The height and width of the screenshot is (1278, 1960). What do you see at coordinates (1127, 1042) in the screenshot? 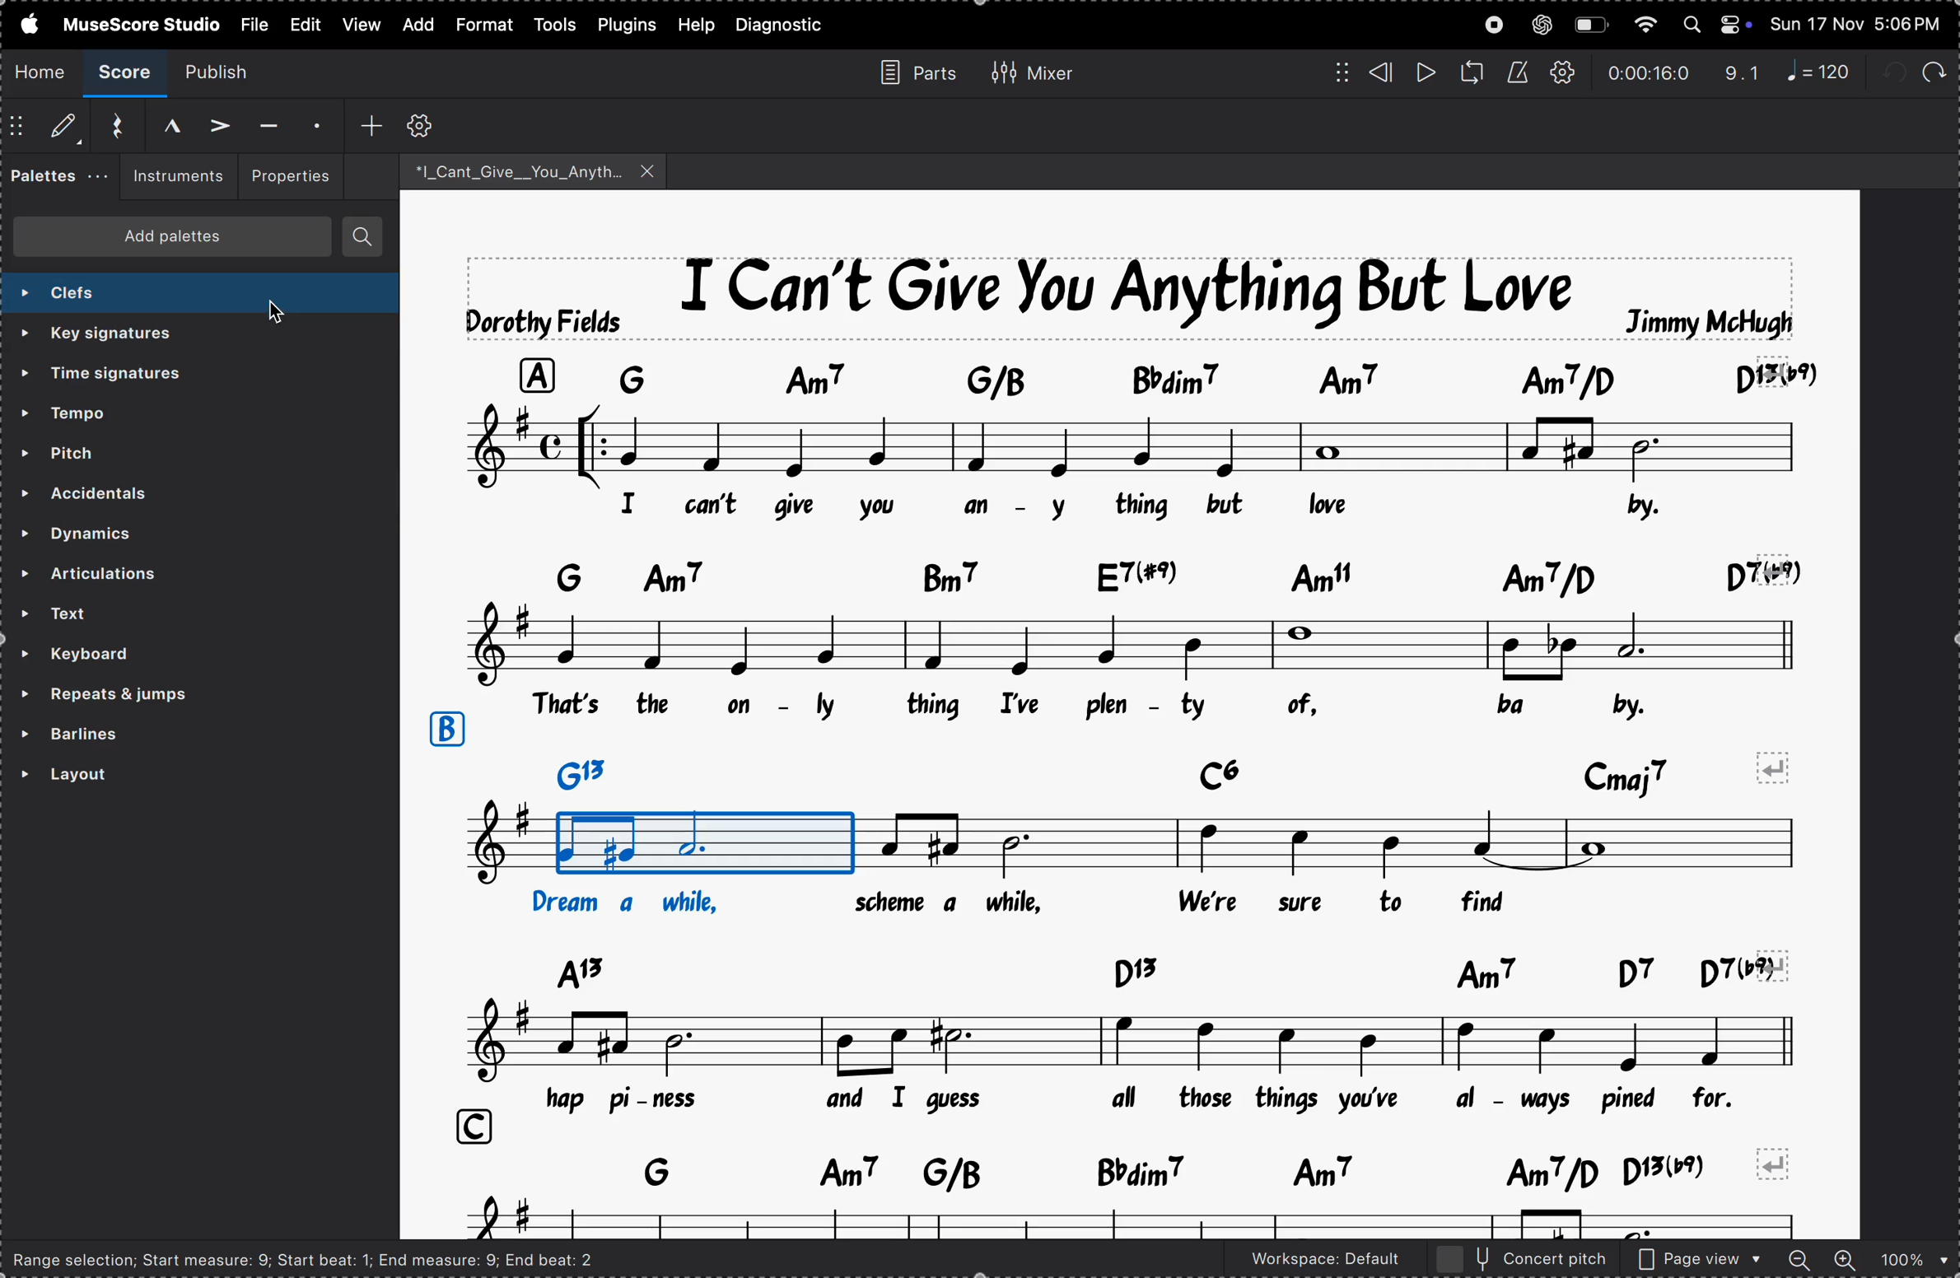
I see `notes` at bounding box center [1127, 1042].